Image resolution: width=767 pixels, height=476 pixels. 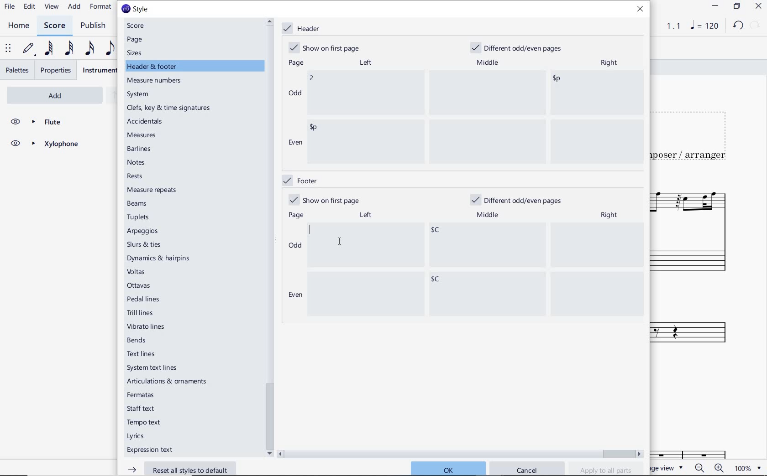 What do you see at coordinates (101, 7) in the screenshot?
I see `FORMAT` at bounding box center [101, 7].